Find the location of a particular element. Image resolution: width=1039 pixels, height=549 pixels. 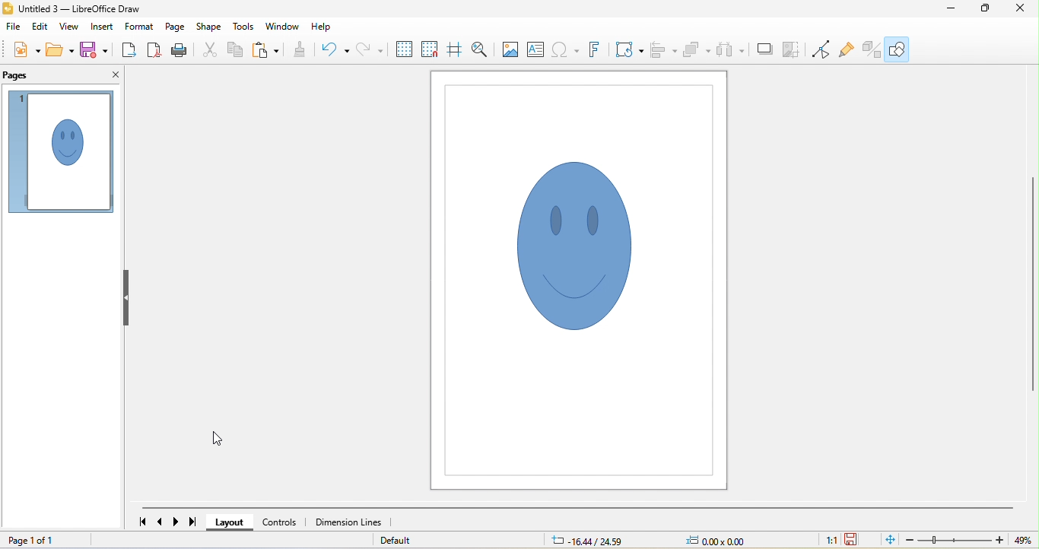

smiley is located at coordinates (574, 242).